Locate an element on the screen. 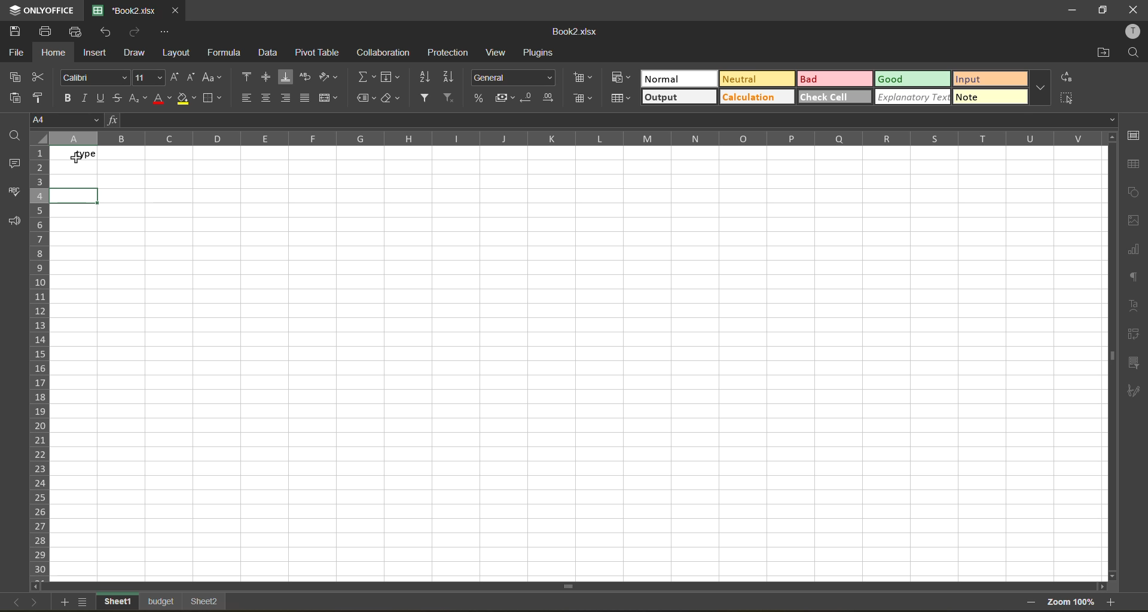 The width and height of the screenshot is (1148, 612). align bottom is located at coordinates (285, 77).